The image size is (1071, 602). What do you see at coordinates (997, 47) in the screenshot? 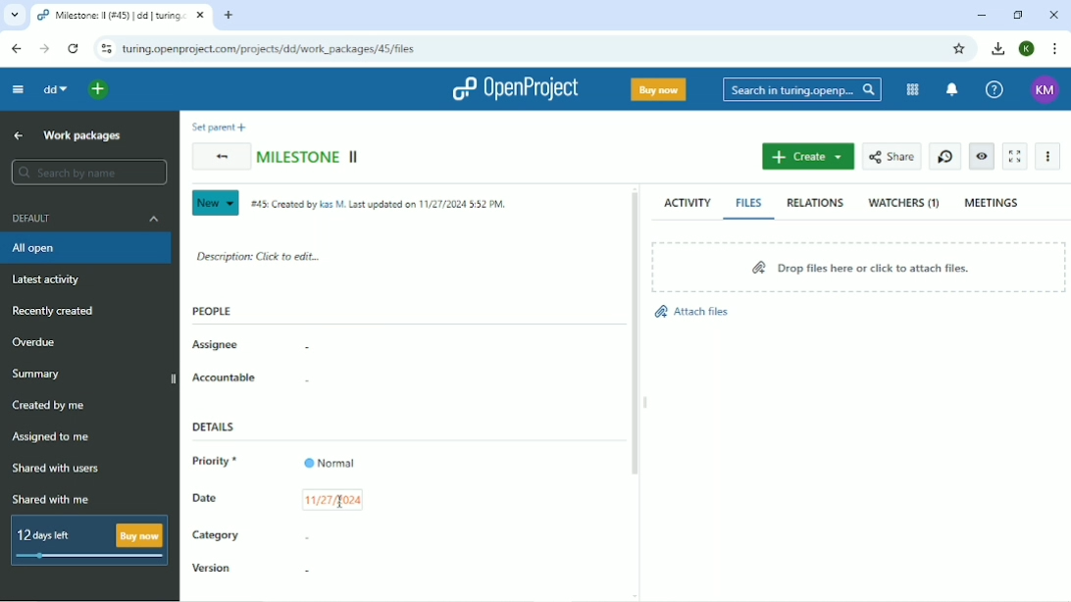
I see `Downloads` at bounding box center [997, 47].